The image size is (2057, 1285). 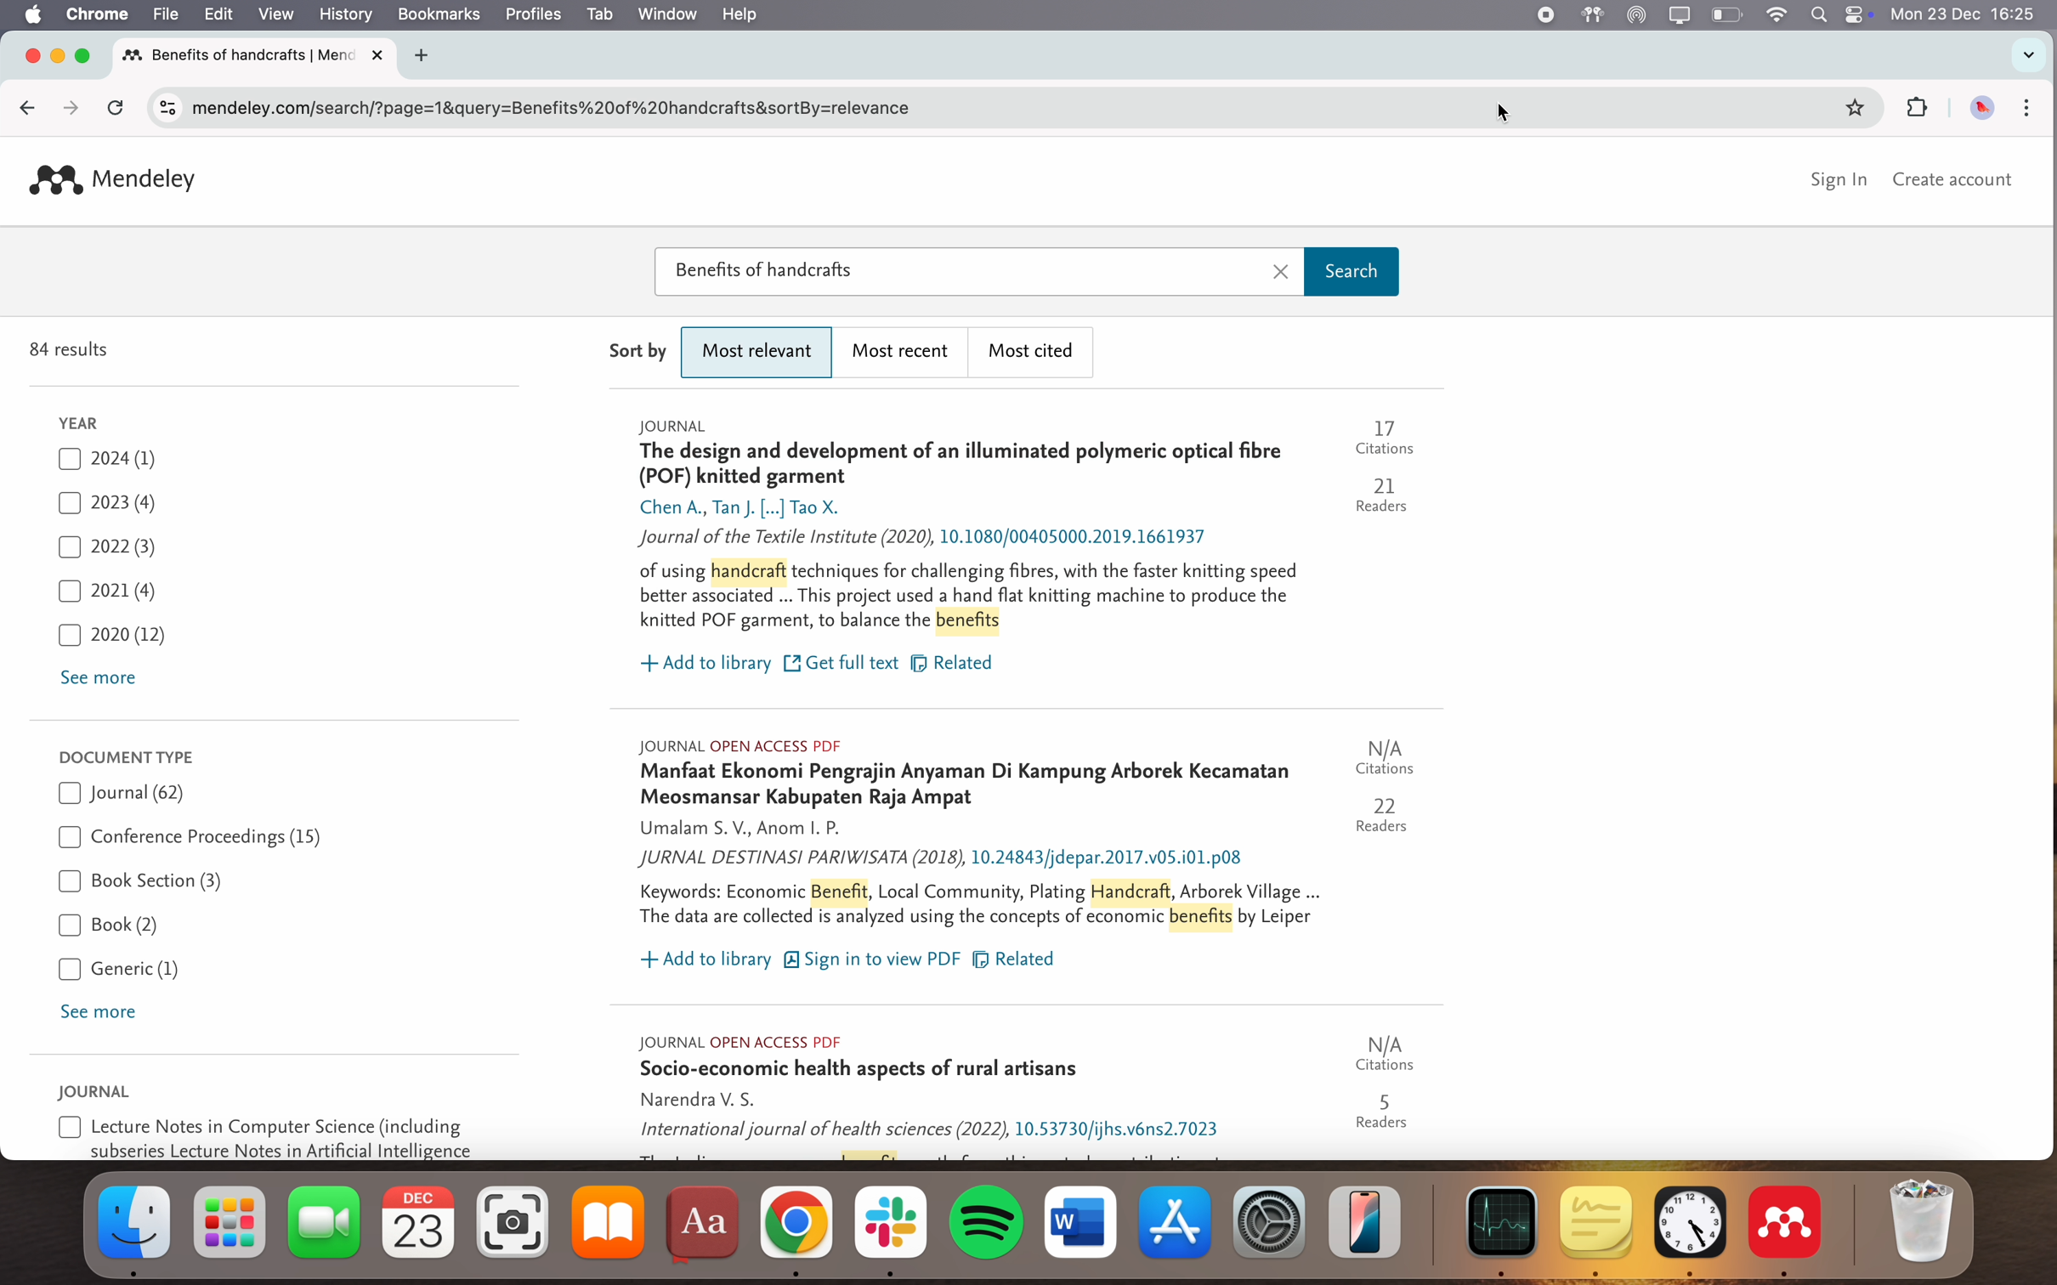 What do you see at coordinates (1035, 354) in the screenshot?
I see `most cited` at bounding box center [1035, 354].